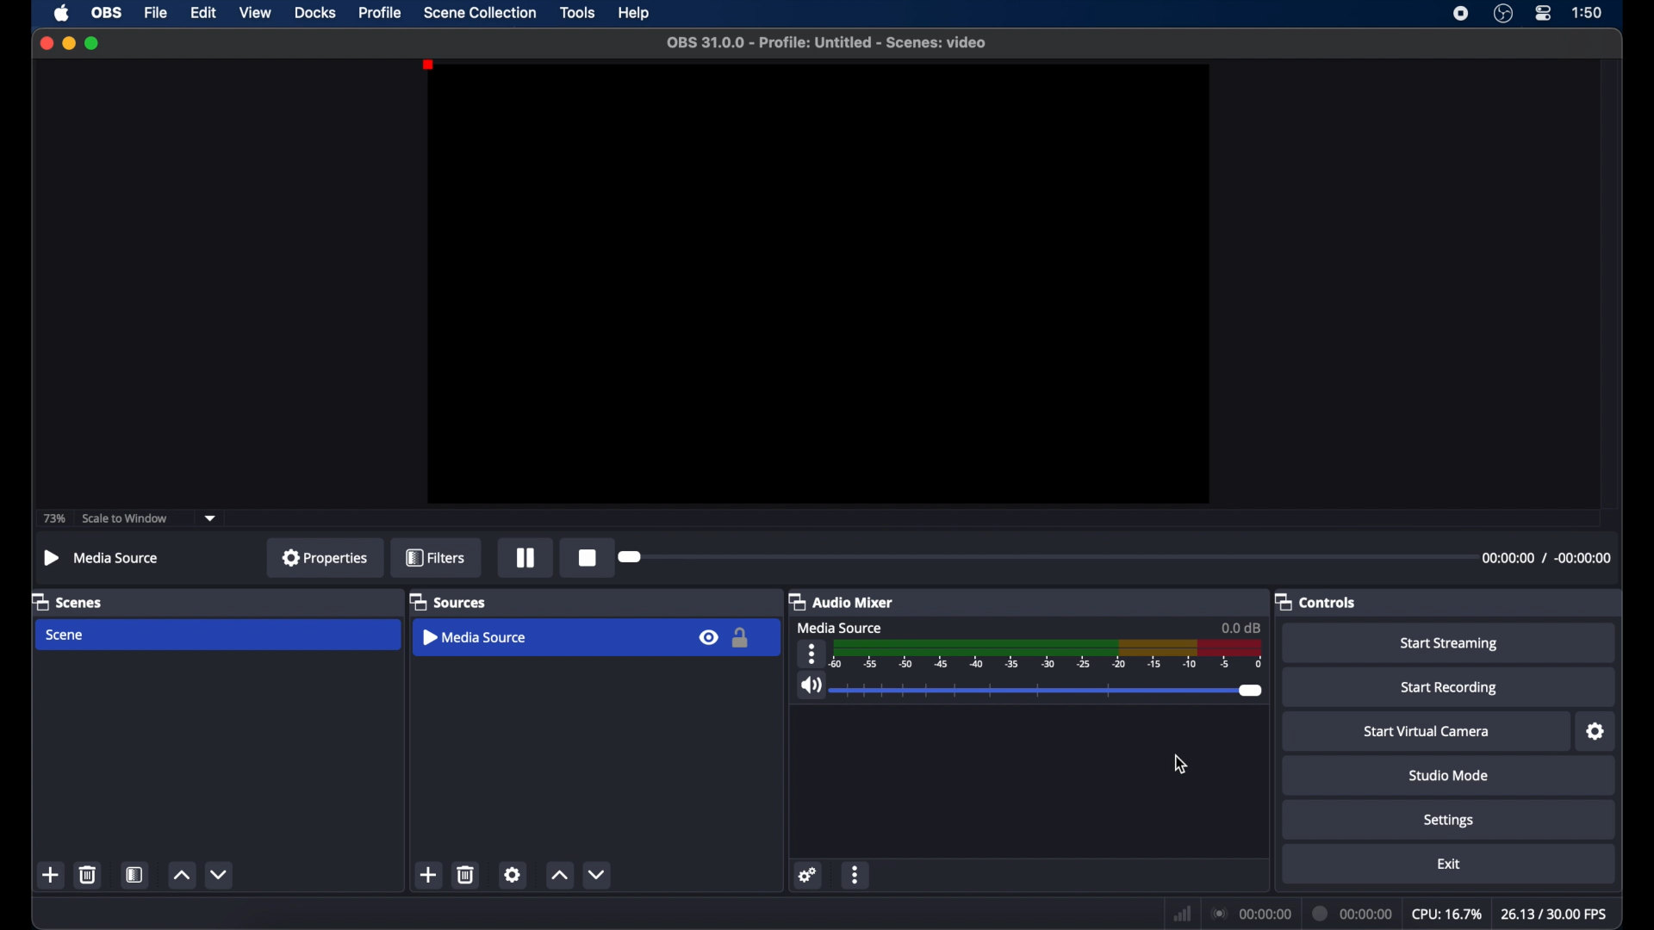  Describe the element at coordinates (1554, 914) in the screenshot. I see `fps` at that location.